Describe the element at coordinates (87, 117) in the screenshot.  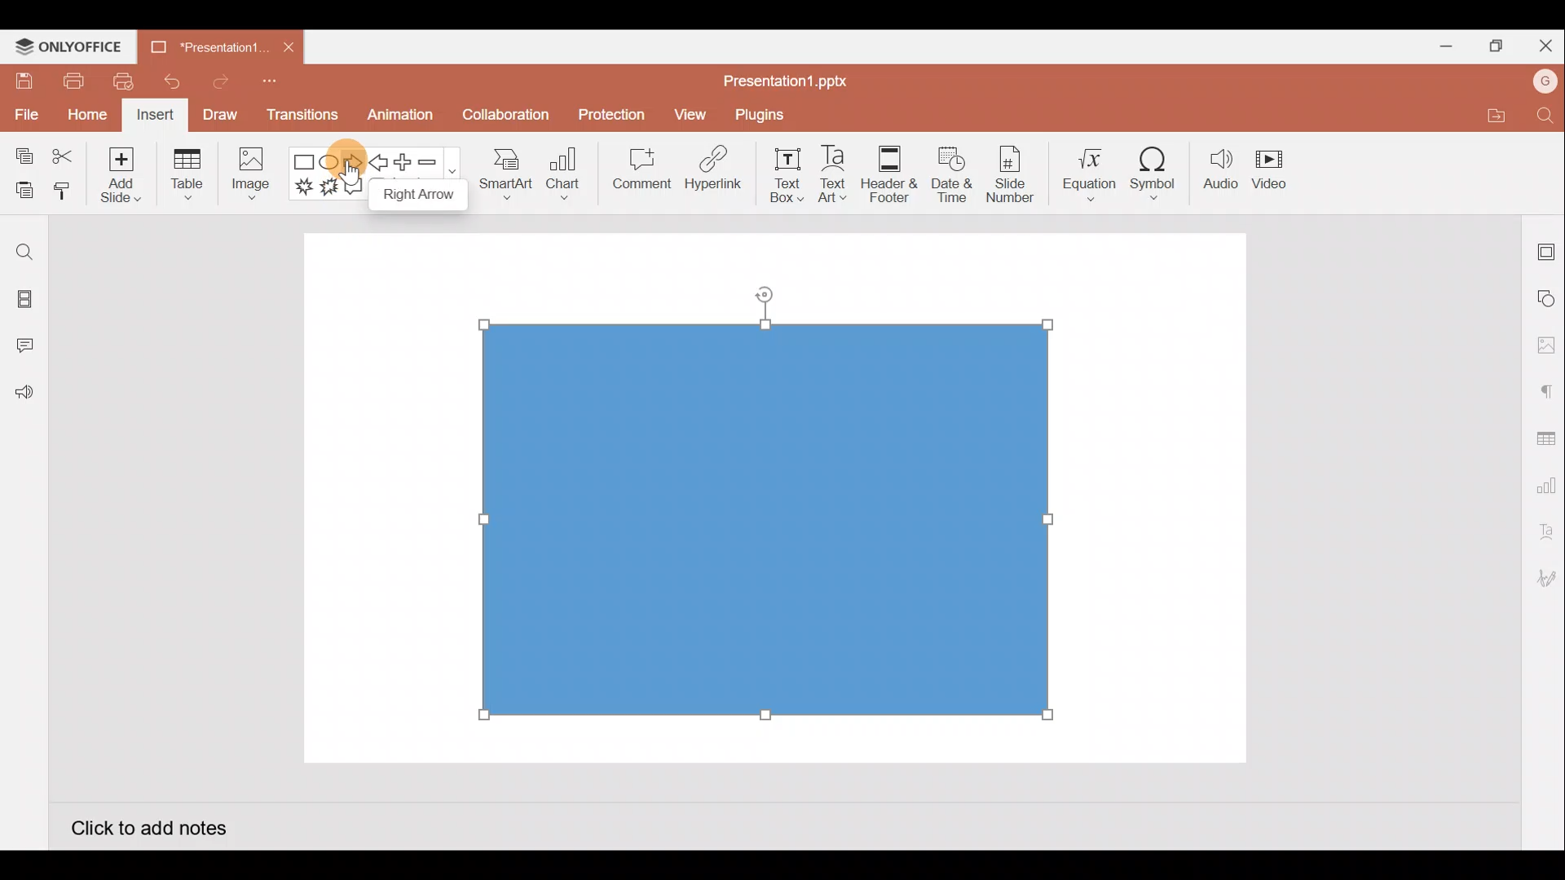
I see `Home` at that location.